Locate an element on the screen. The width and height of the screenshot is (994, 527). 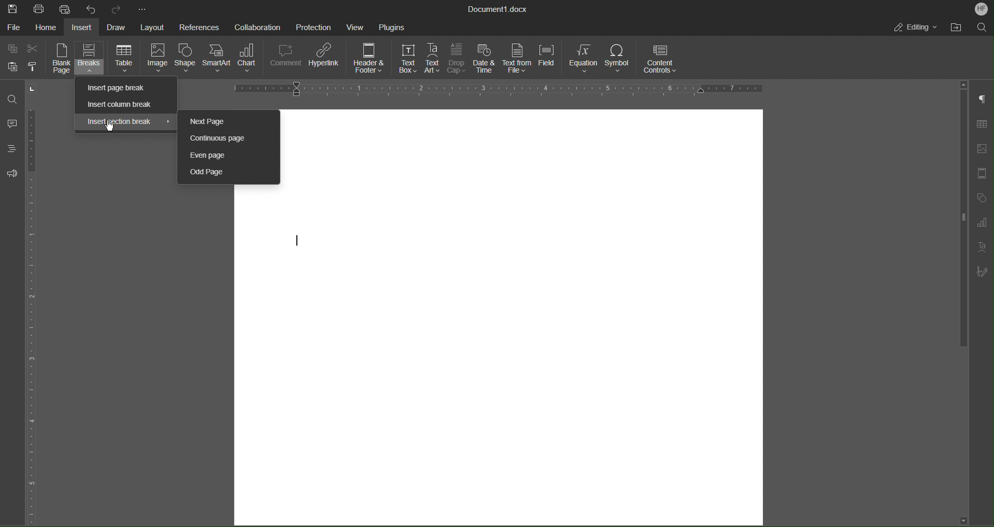
Open File Location is located at coordinates (959, 27).